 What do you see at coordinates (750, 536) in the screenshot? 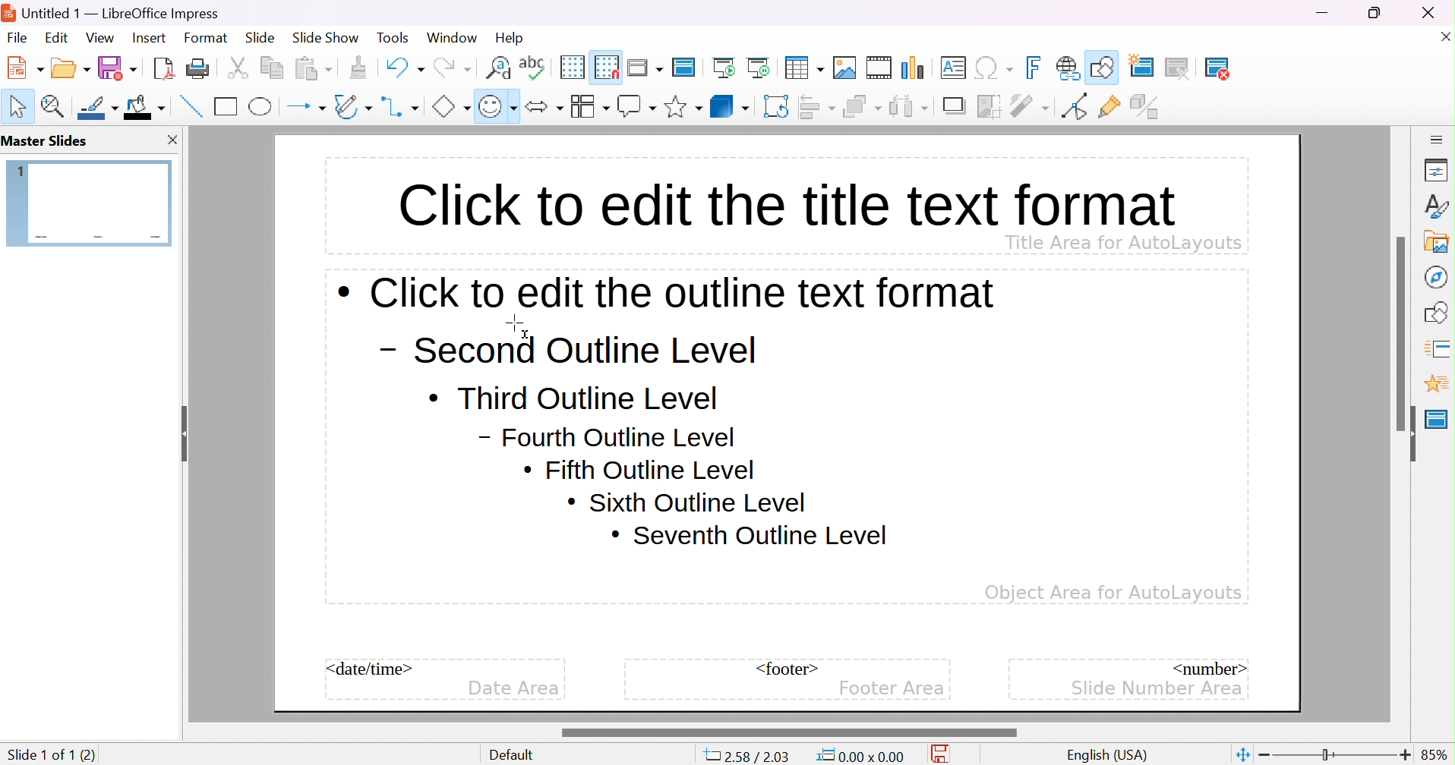
I see `seventh outline level` at bounding box center [750, 536].